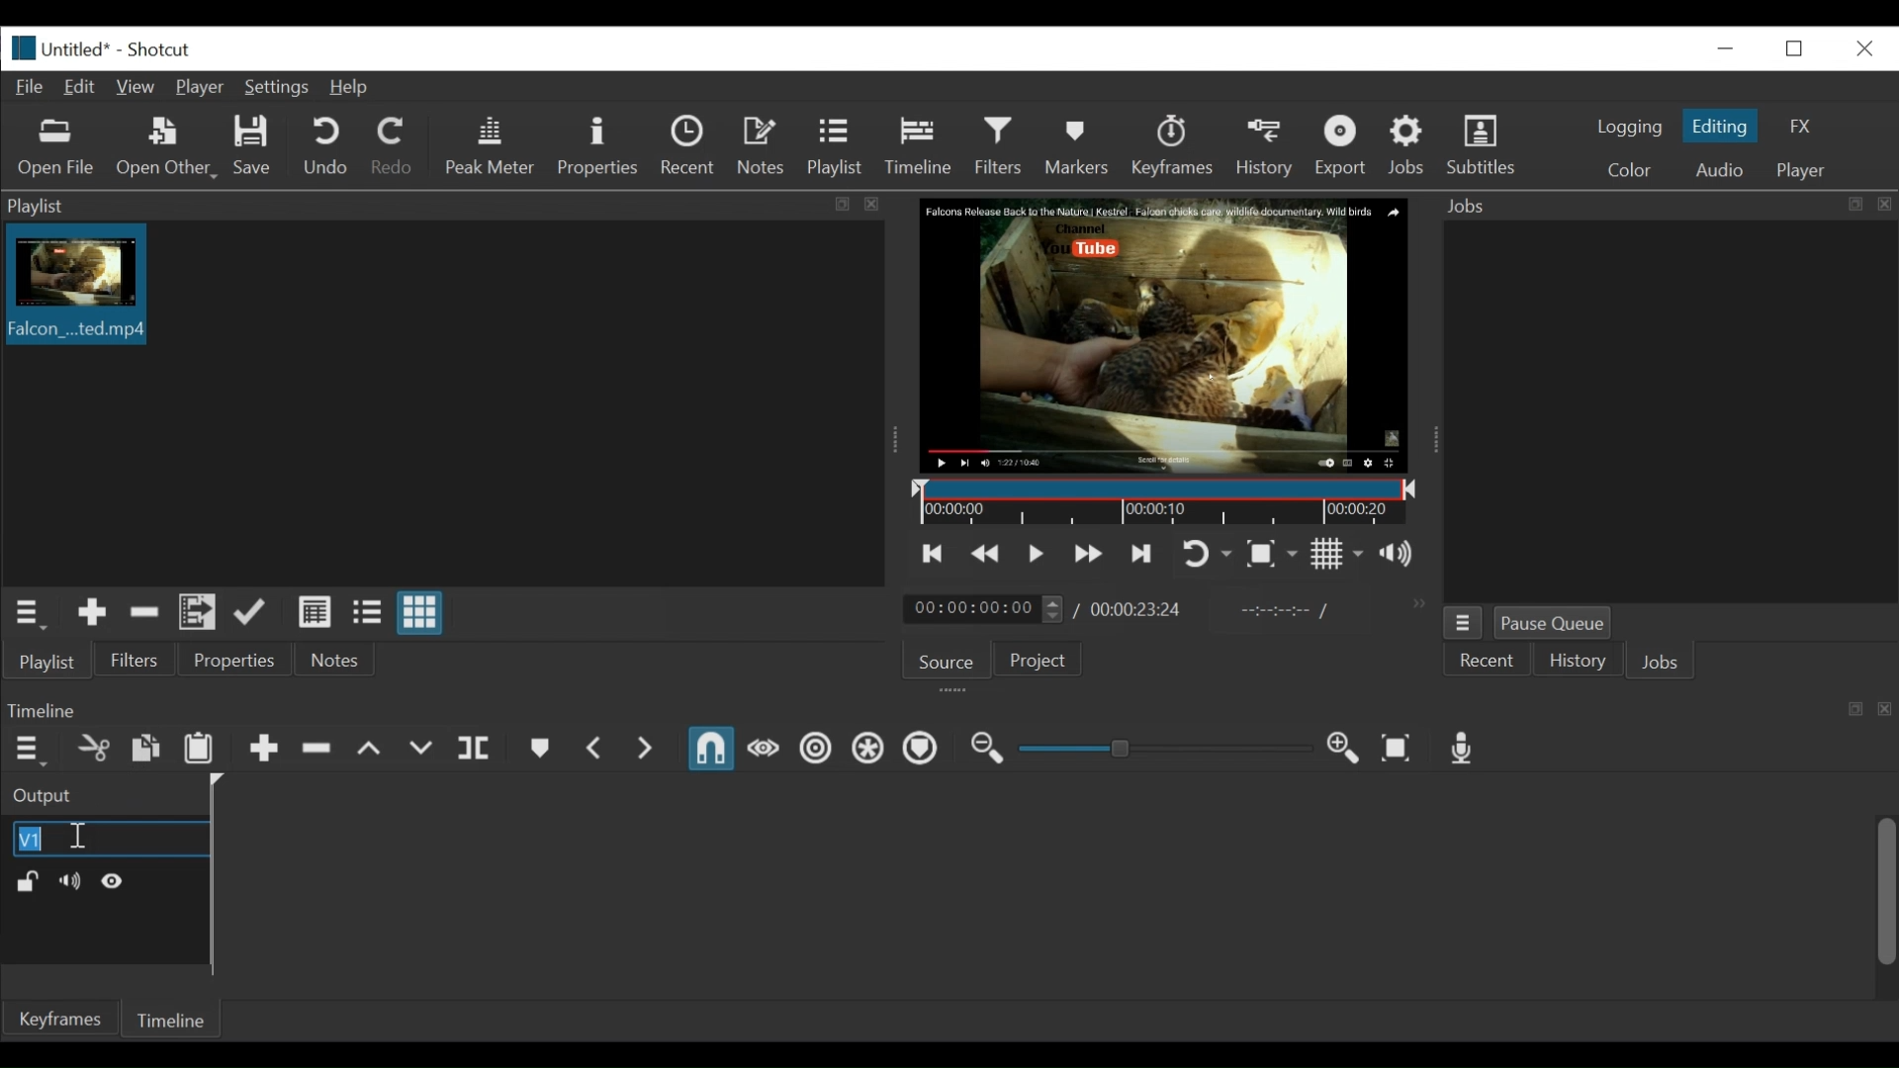 This screenshot has height=1068, width=1899. What do you see at coordinates (163, 49) in the screenshot?
I see `Shotxcut` at bounding box center [163, 49].